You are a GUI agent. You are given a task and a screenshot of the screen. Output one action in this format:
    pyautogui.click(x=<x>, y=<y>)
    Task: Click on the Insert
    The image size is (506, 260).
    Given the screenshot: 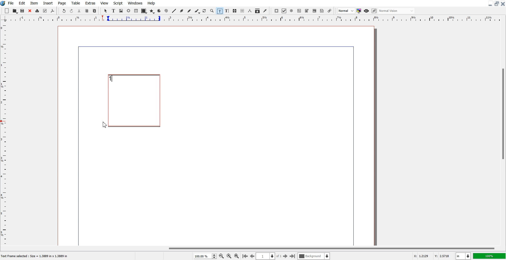 What is the action you would take?
    pyautogui.click(x=48, y=3)
    